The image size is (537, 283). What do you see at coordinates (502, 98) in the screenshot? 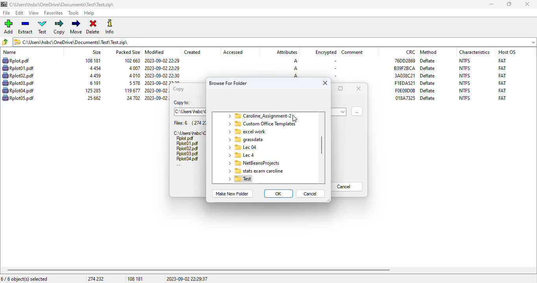
I see `FAT` at bounding box center [502, 98].